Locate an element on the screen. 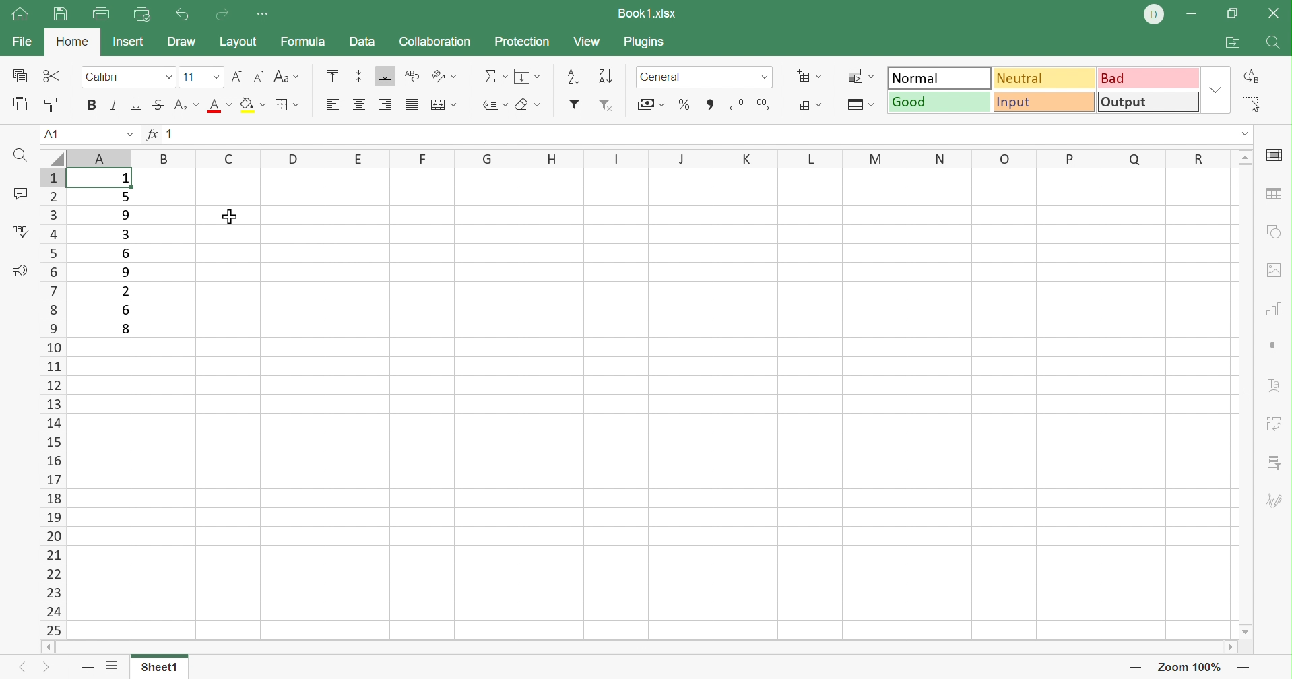 The height and width of the screenshot is (679, 1292). Redo is located at coordinates (220, 15).